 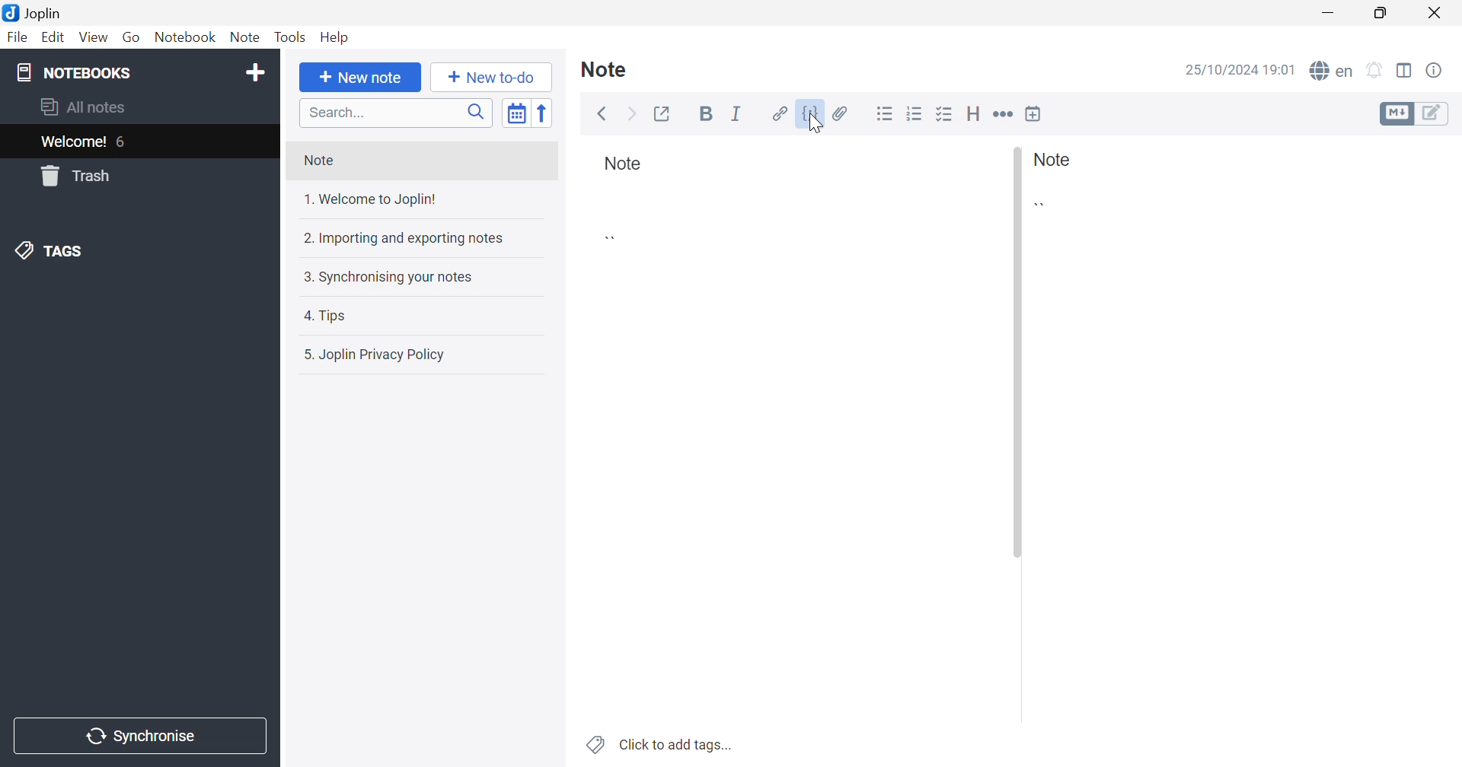 What do you see at coordinates (1335, 71) in the screenshot?
I see `Spell checker` at bounding box center [1335, 71].